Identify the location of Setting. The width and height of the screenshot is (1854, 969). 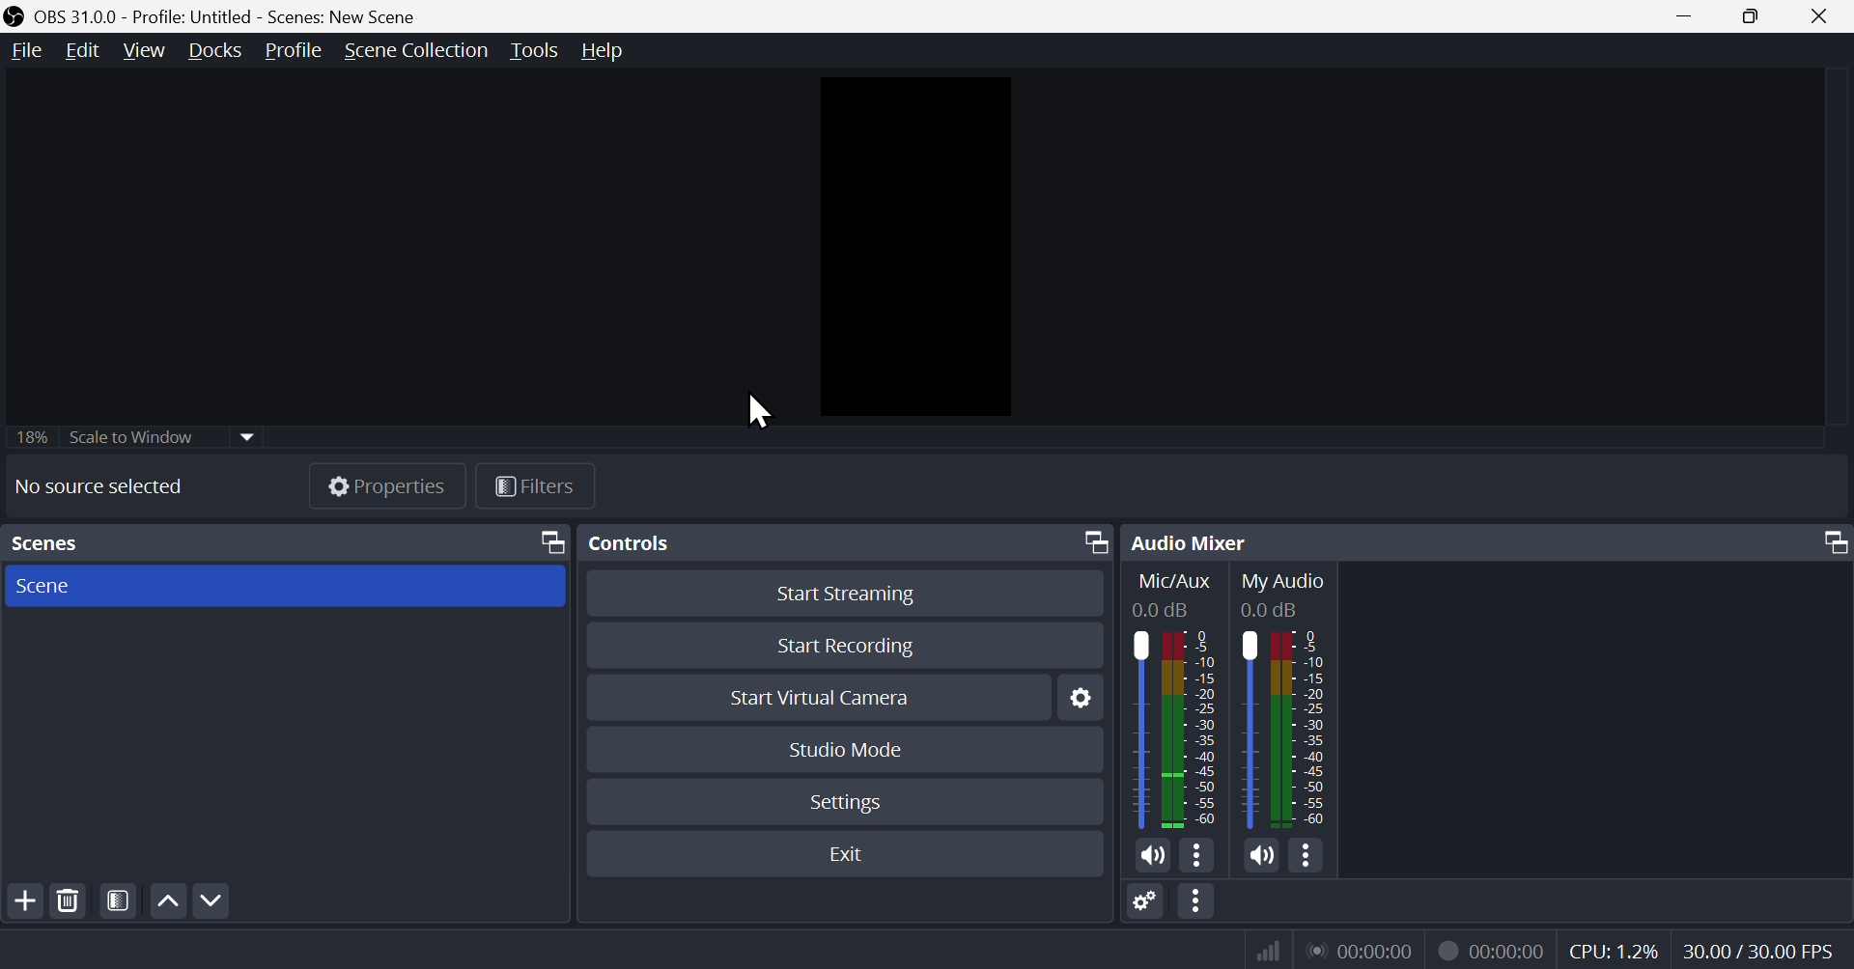
(1146, 904).